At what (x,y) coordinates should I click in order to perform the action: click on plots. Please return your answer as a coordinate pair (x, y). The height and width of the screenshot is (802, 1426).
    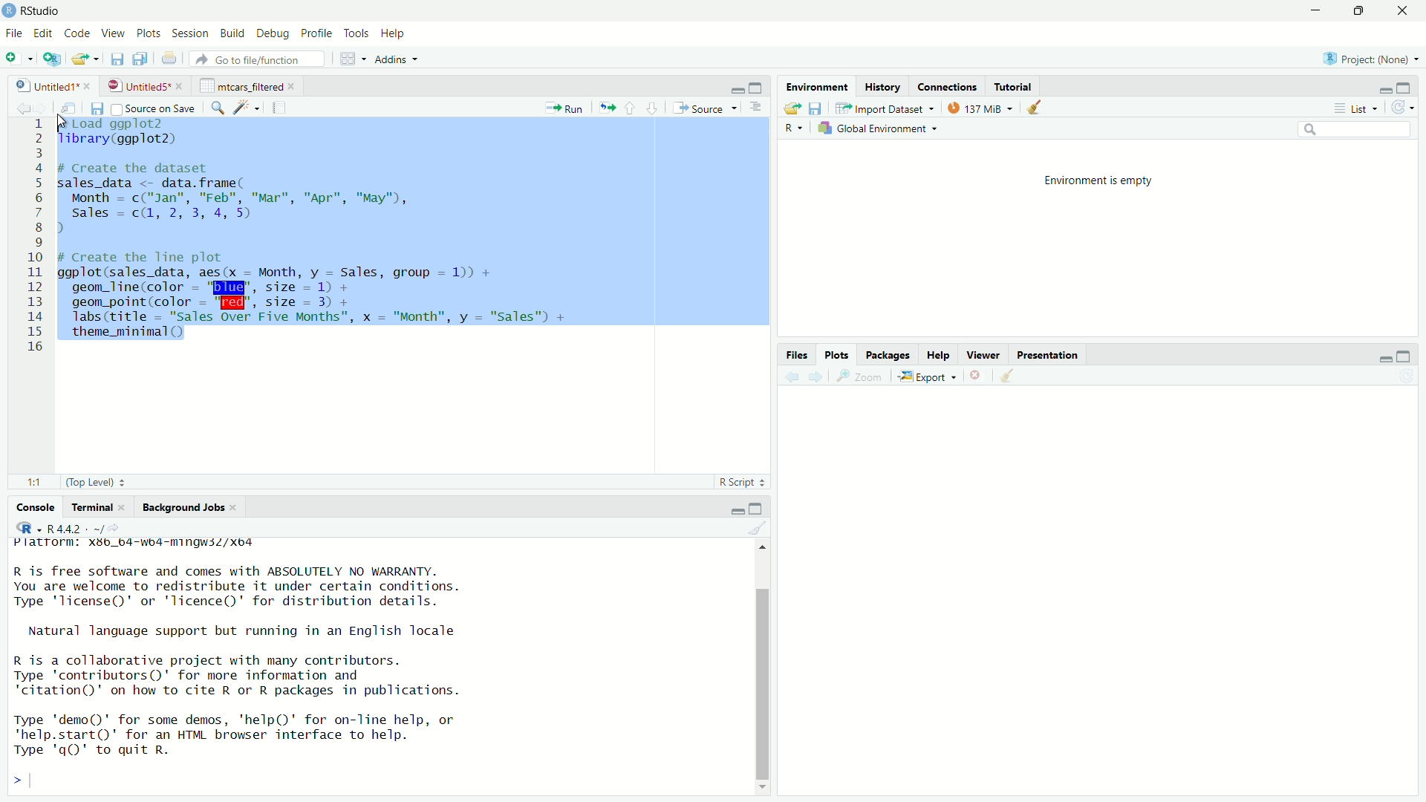
    Looking at the image, I should click on (839, 355).